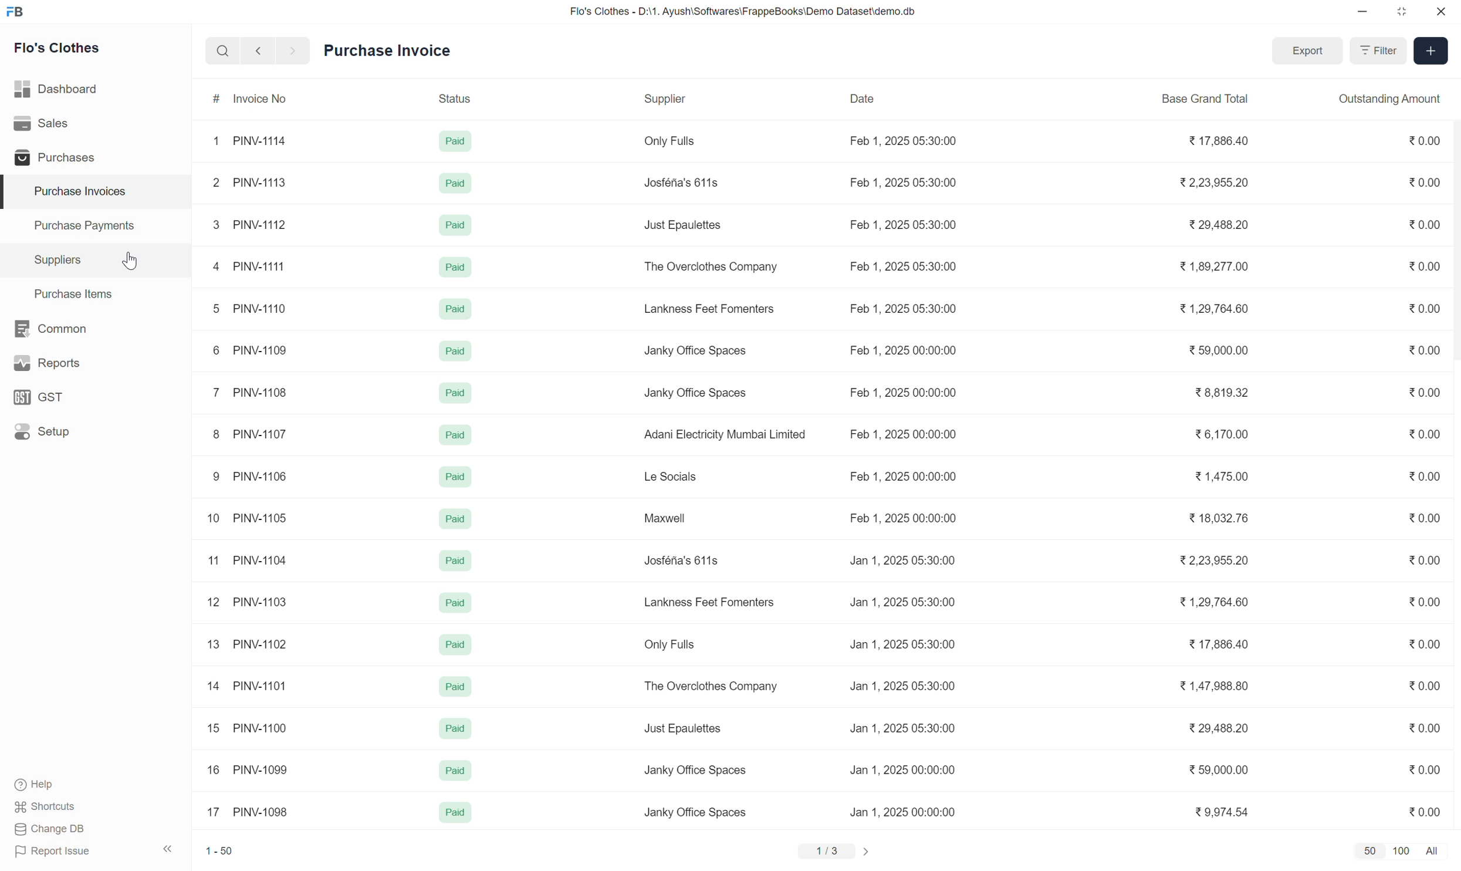 The height and width of the screenshot is (871, 1461). What do you see at coordinates (94, 192) in the screenshot?
I see `Purchase Invoices` at bounding box center [94, 192].